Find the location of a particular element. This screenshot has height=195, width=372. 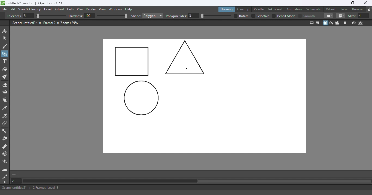

checkbox is located at coordinates (235, 16).